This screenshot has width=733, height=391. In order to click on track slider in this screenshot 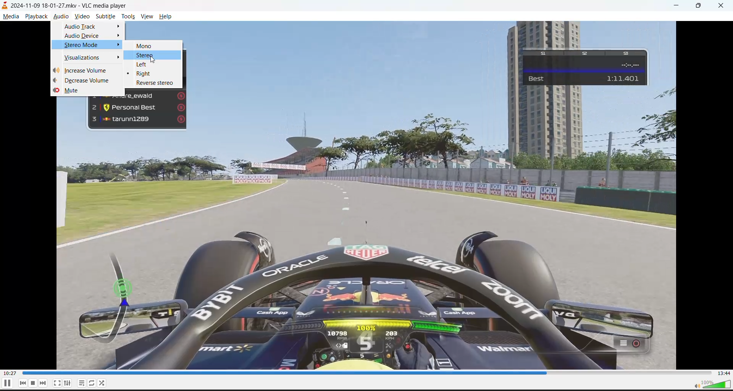, I will do `click(364, 373)`.